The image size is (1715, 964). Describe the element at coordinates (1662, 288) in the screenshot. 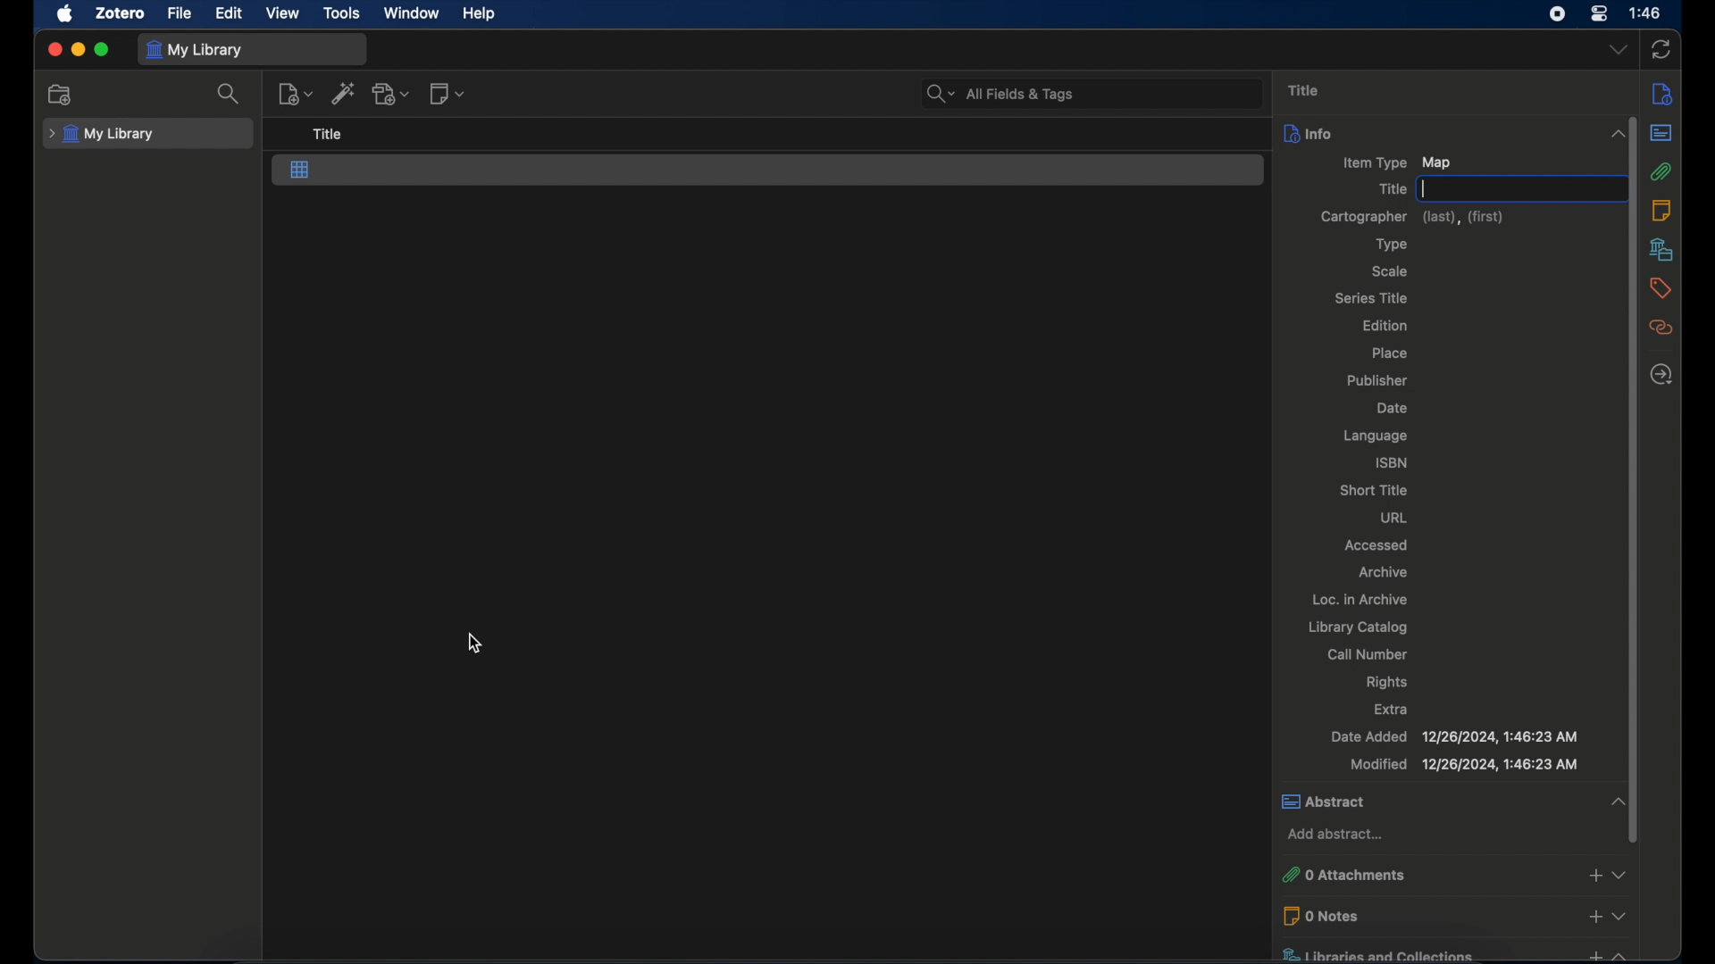

I see `tags` at that location.